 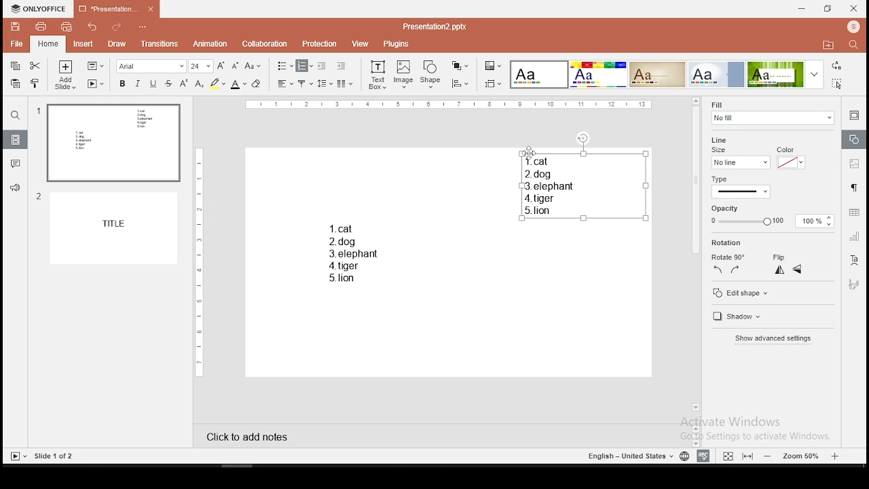 I want to click on line size, so click(x=739, y=162).